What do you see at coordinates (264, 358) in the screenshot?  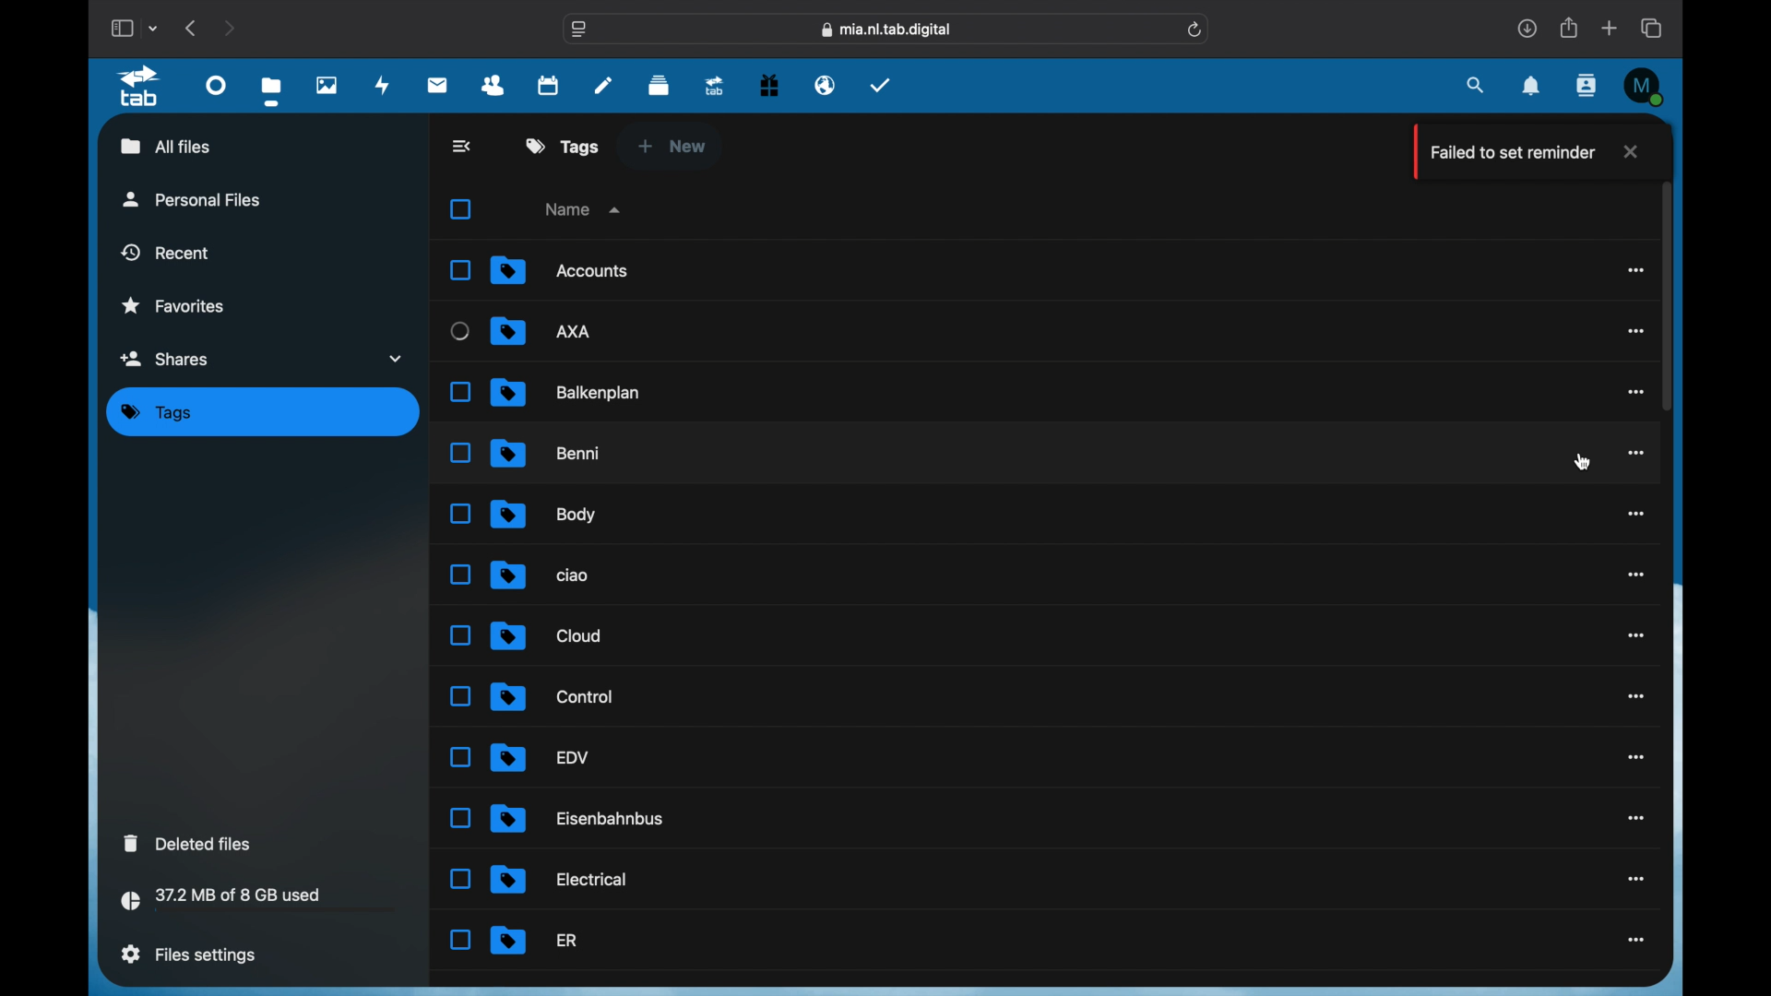 I see `shares` at bounding box center [264, 358].